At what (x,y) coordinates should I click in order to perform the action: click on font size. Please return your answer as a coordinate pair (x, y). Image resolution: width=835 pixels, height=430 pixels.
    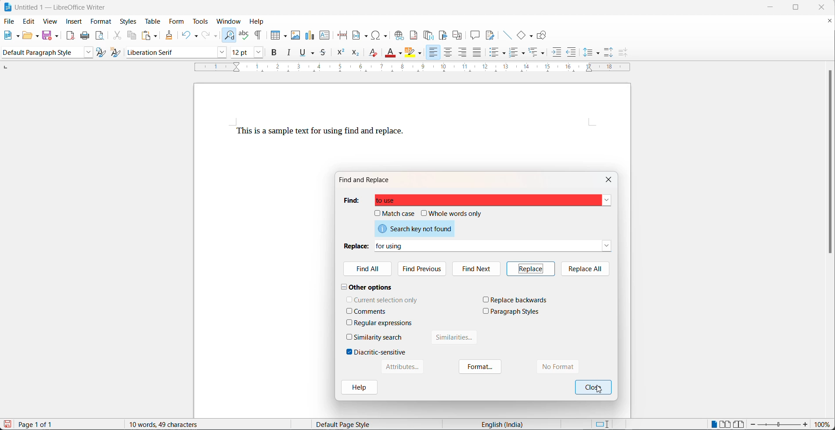
    Looking at the image, I should click on (239, 54).